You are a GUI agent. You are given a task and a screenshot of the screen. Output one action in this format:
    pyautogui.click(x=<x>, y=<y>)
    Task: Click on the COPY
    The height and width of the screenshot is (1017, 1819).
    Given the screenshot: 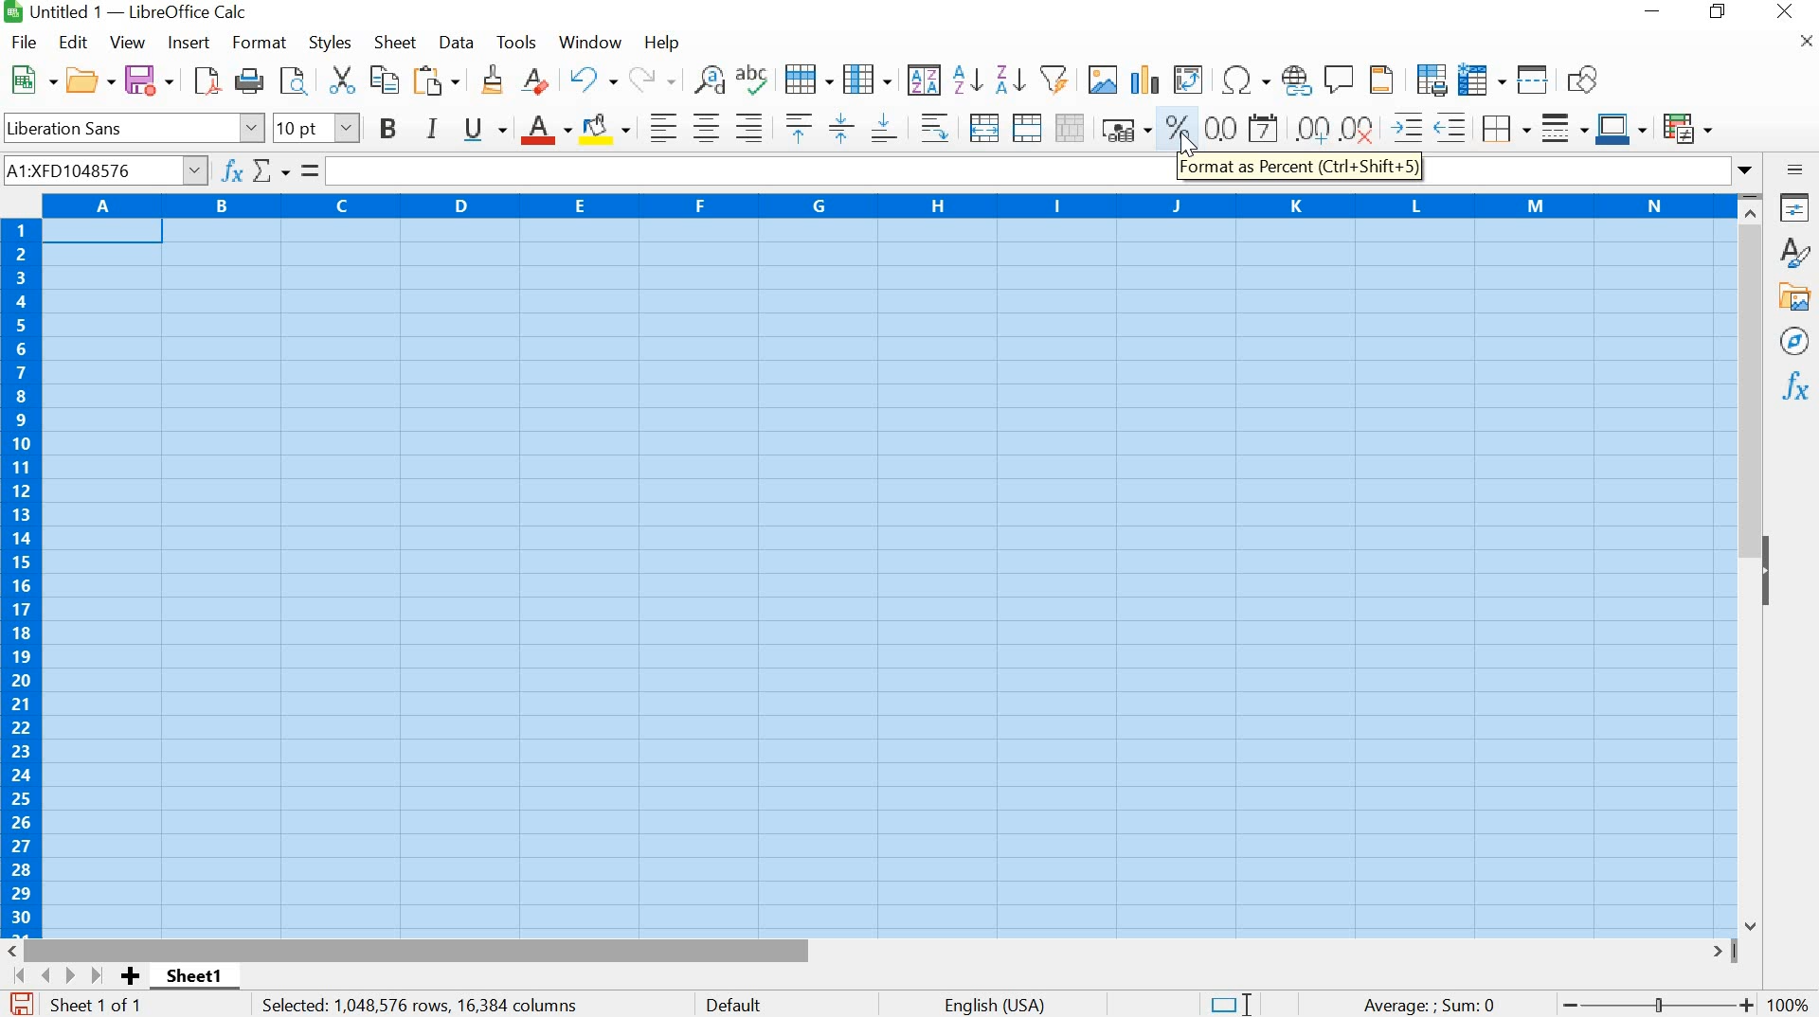 What is the action you would take?
    pyautogui.click(x=382, y=80)
    